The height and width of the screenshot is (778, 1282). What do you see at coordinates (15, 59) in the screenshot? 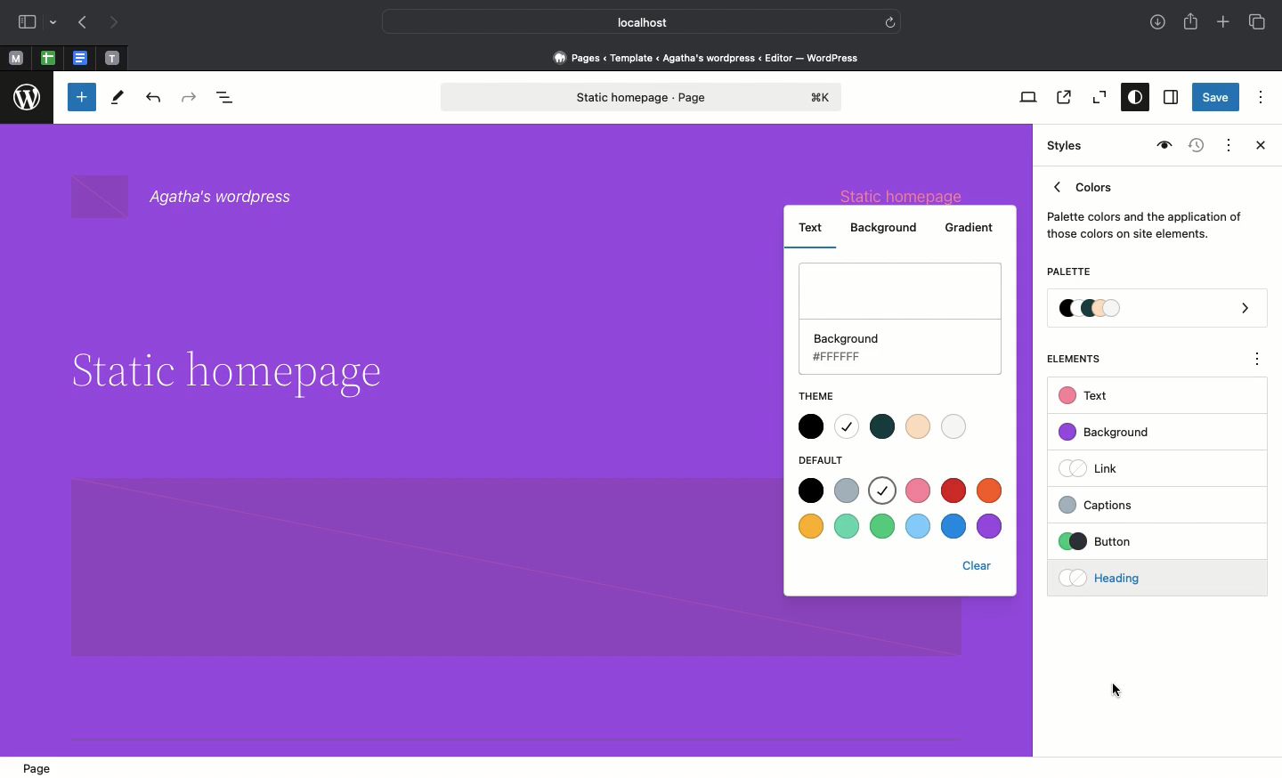
I see `Pinned tab` at bounding box center [15, 59].